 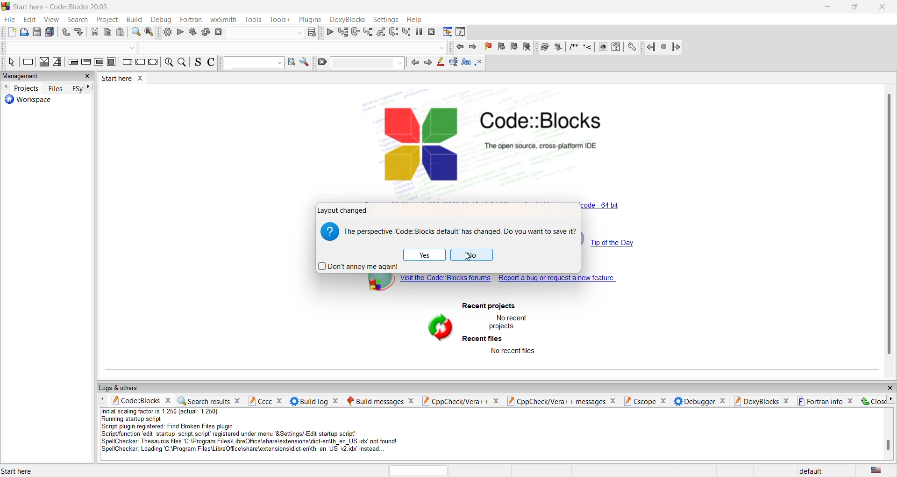 What do you see at coordinates (37, 32) in the screenshot?
I see `save` at bounding box center [37, 32].